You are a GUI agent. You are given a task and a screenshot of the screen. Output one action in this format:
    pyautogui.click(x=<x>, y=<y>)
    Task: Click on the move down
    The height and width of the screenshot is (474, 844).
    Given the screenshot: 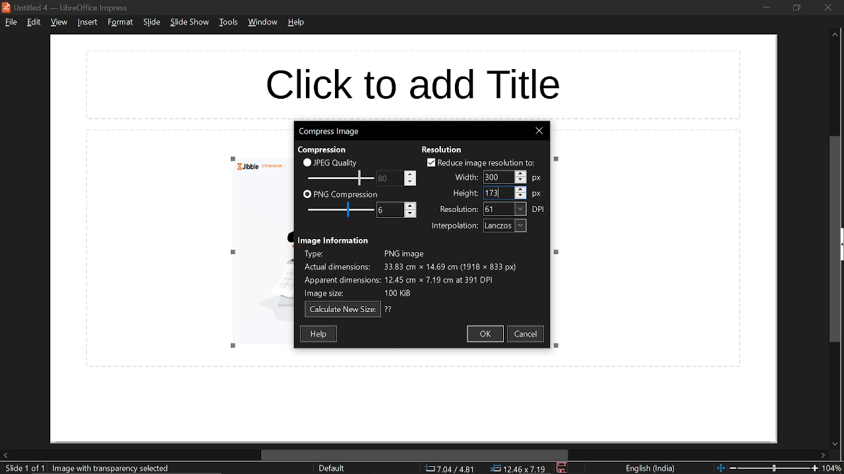 What is the action you would take?
    pyautogui.click(x=833, y=442)
    